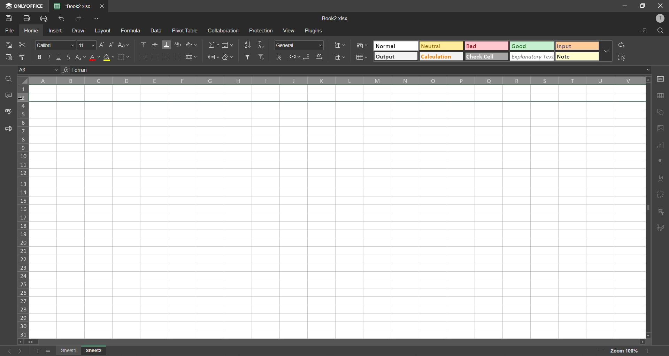  Describe the element at coordinates (167, 57) in the screenshot. I see `align right` at that location.